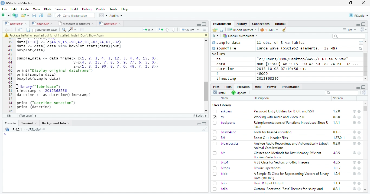 The height and width of the screenshot is (194, 370). What do you see at coordinates (339, 98) in the screenshot?
I see `Version` at bounding box center [339, 98].